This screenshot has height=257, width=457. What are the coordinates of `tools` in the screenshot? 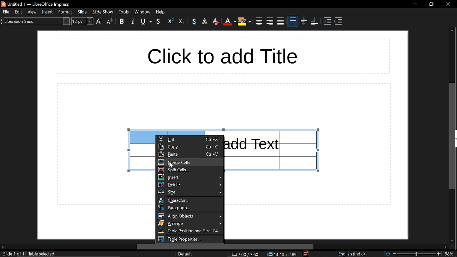 It's located at (142, 12).